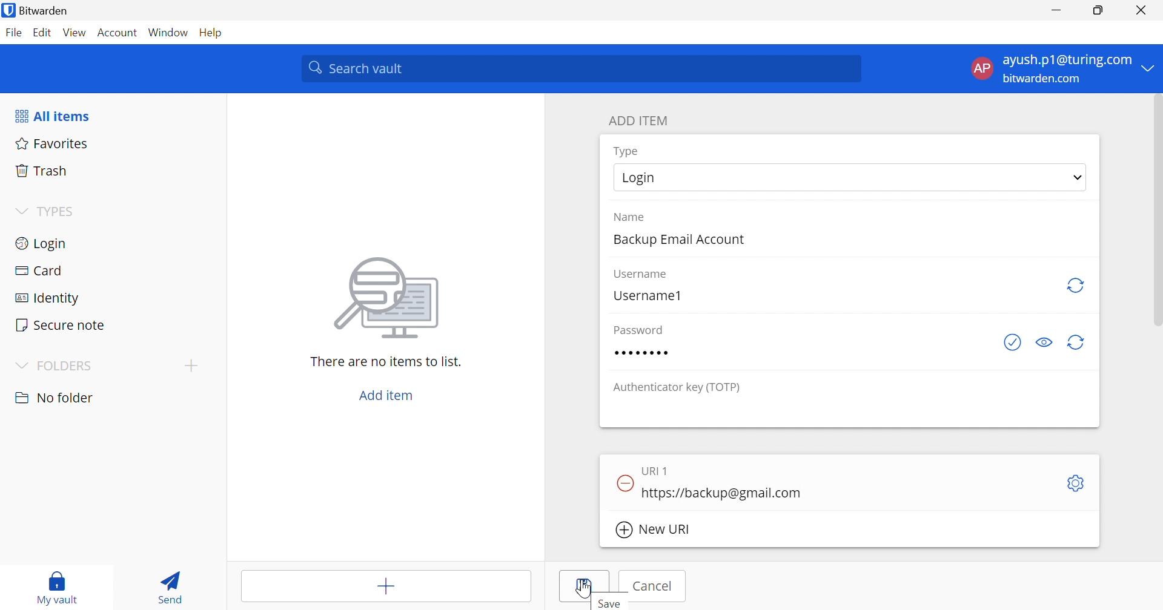  I want to click on Toggle visibility, so click(1042, 343).